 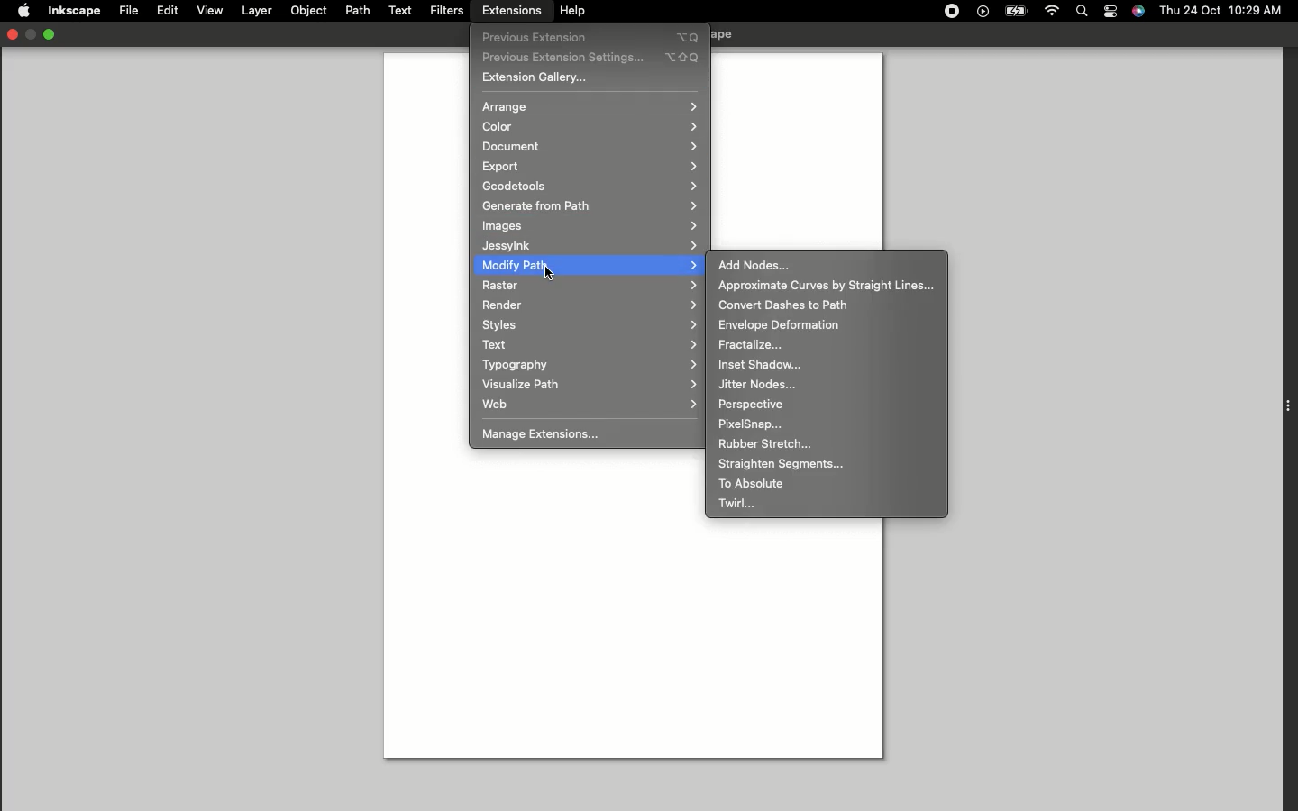 I want to click on Search, so click(x=1078, y=13).